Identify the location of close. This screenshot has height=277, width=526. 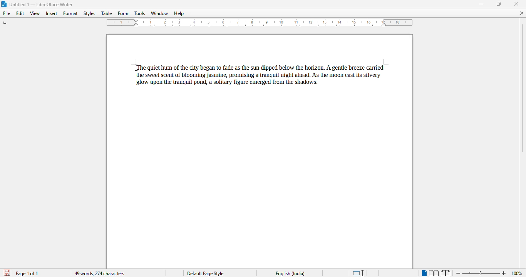
(516, 3).